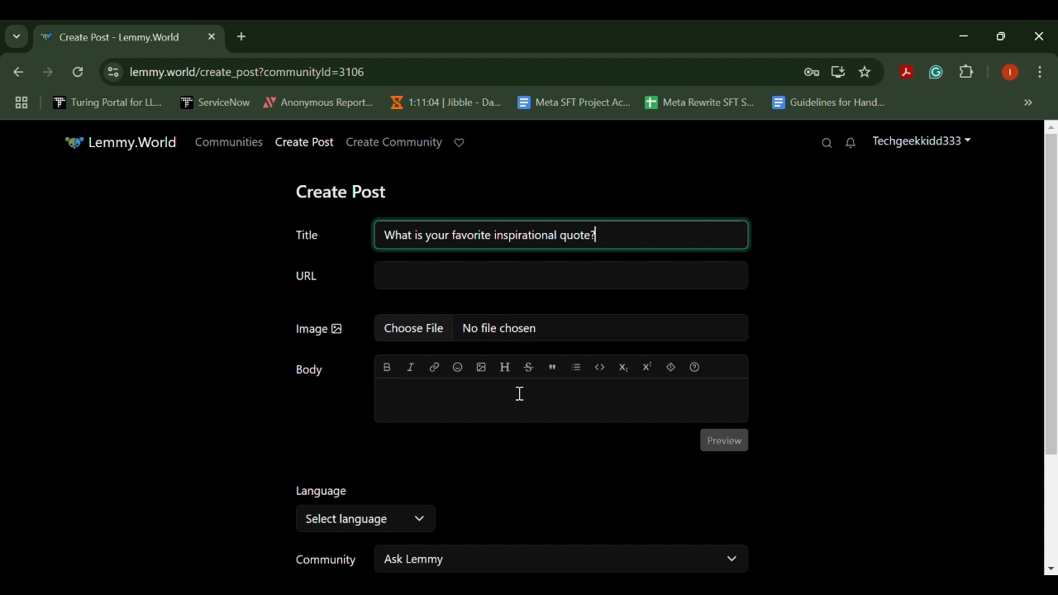 This screenshot has height=595, width=1058. I want to click on code , so click(600, 365).